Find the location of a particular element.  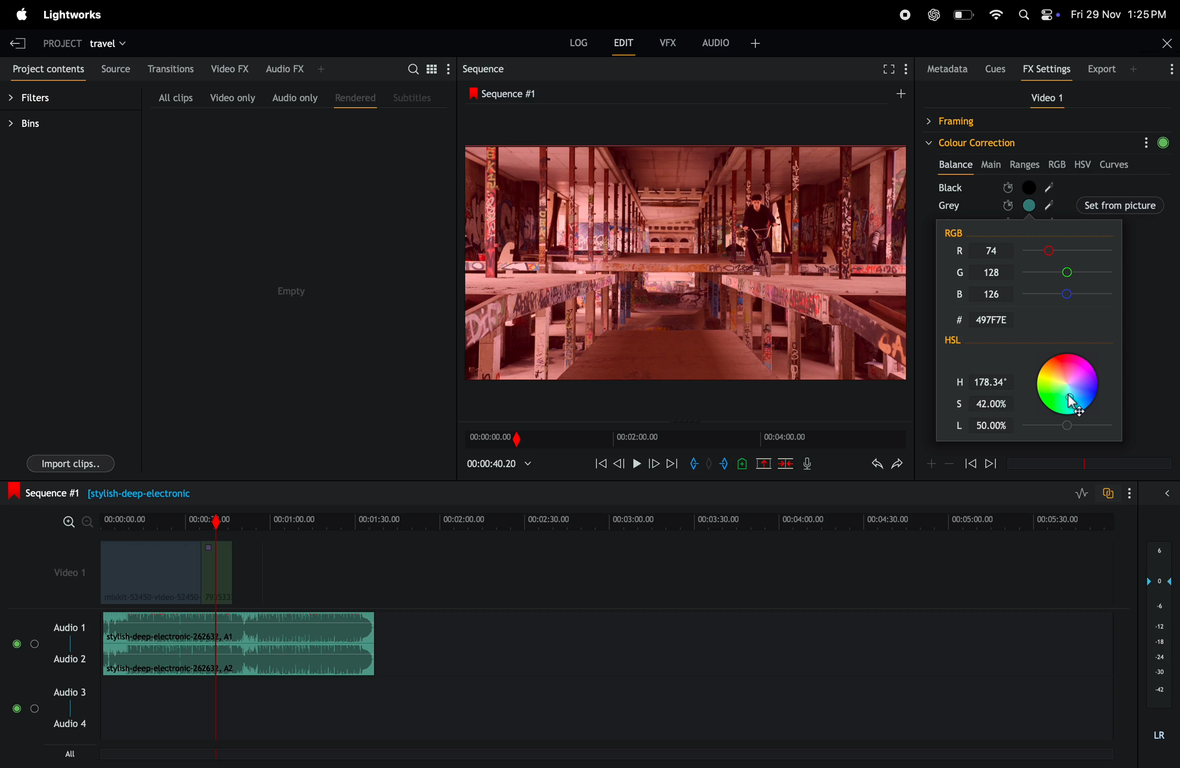

all clips is located at coordinates (175, 97).